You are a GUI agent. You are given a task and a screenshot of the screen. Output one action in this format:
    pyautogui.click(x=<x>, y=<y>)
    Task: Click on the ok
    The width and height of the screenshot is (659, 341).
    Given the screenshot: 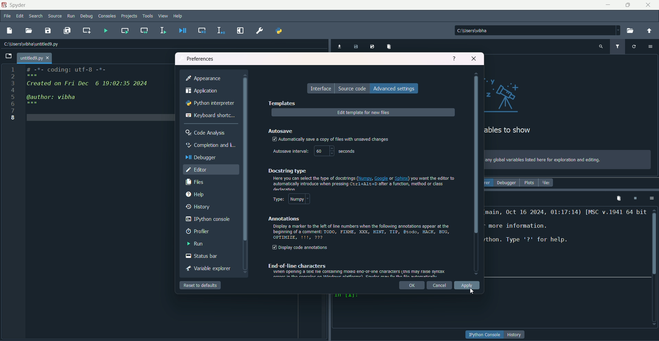 What is the action you would take?
    pyautogui.click(x=412, y=286)
    